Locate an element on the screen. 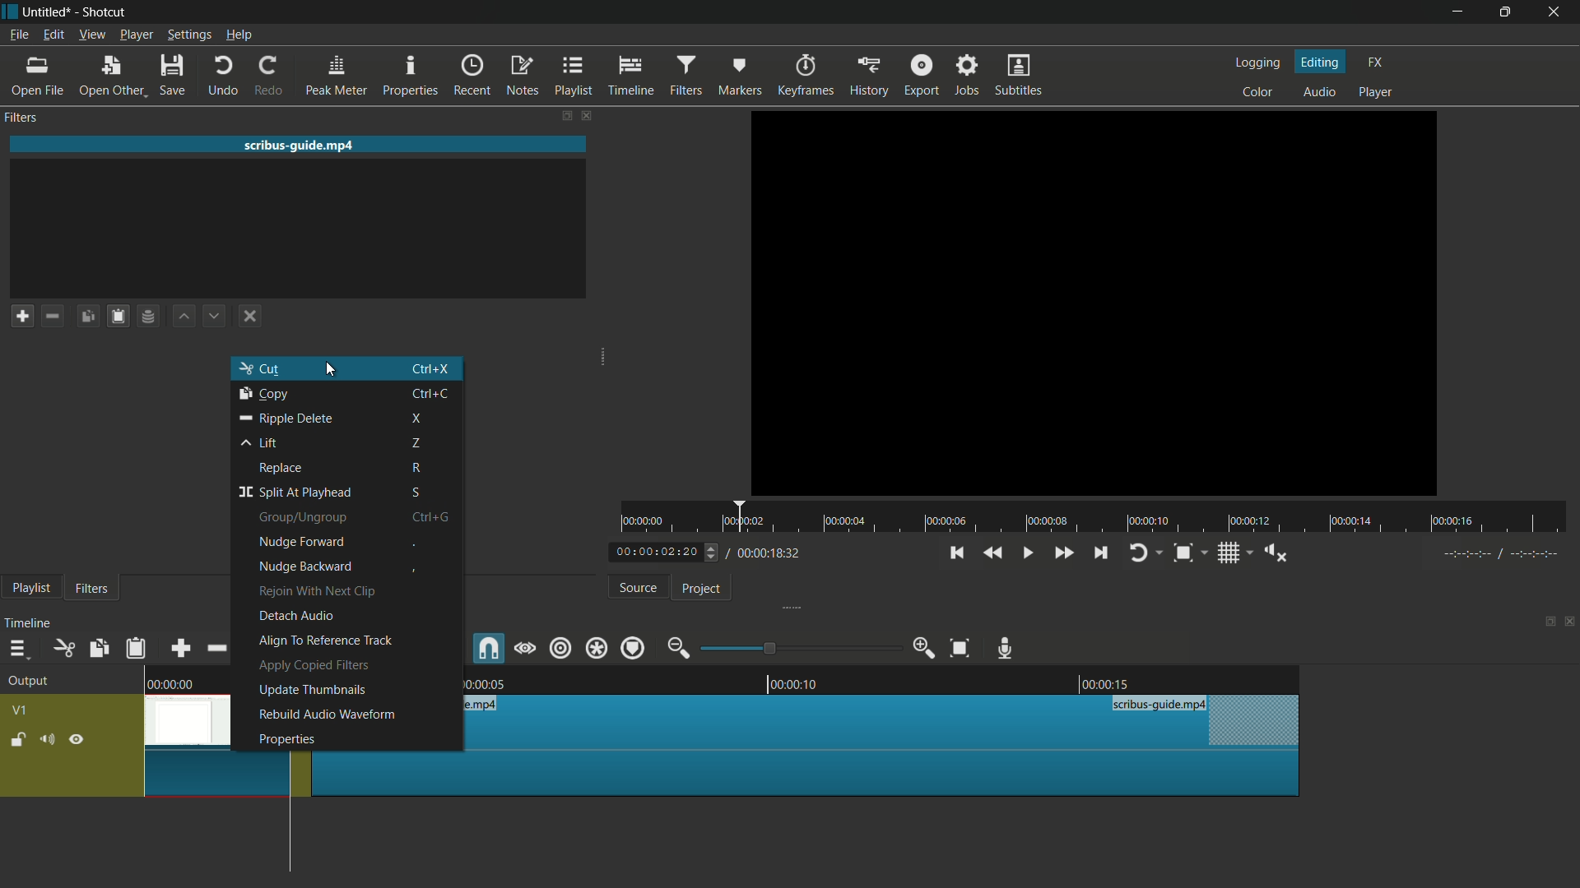  lock is located at coordinates (17, 741).